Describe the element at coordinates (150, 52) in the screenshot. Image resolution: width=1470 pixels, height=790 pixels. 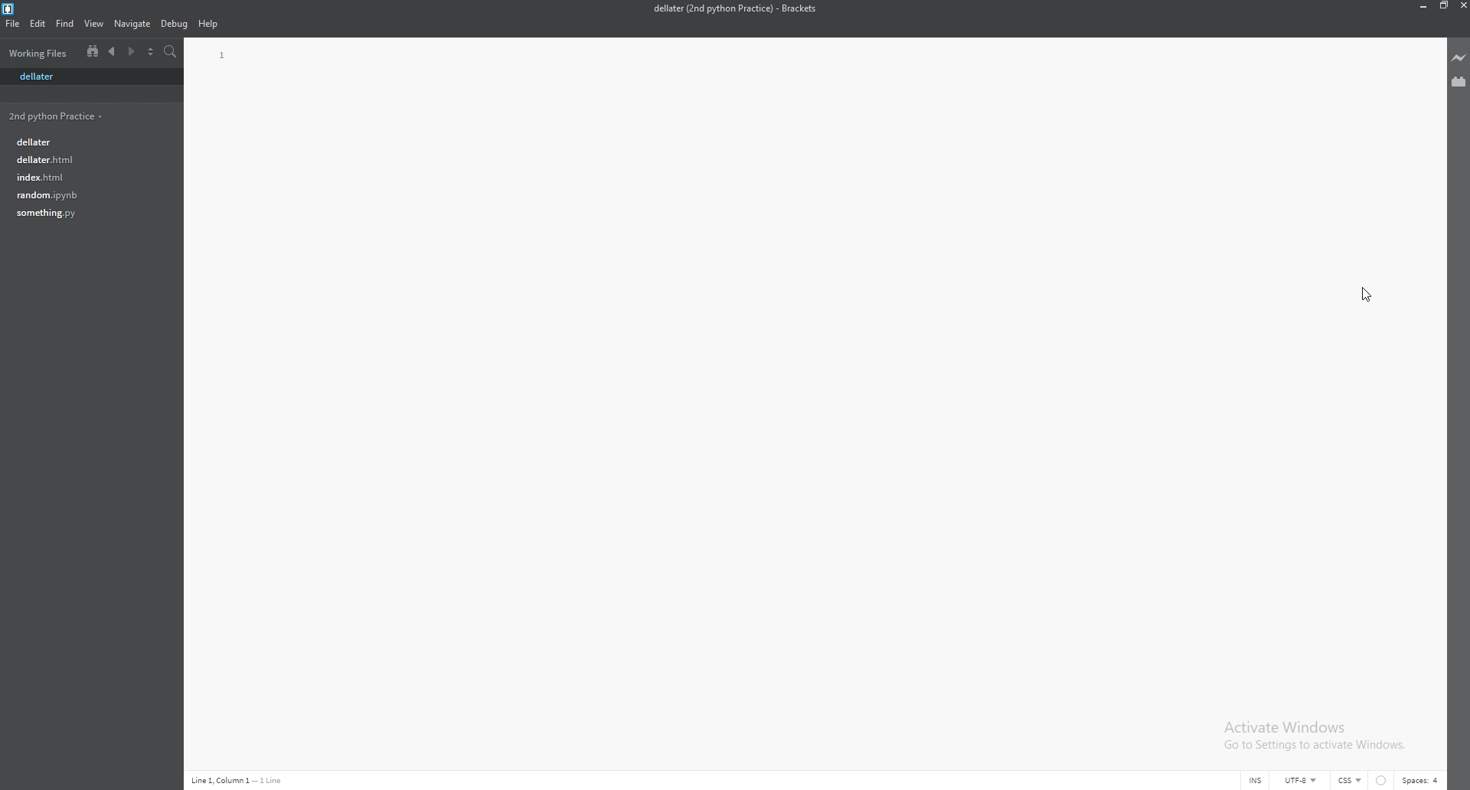
I see `split view` at that location.